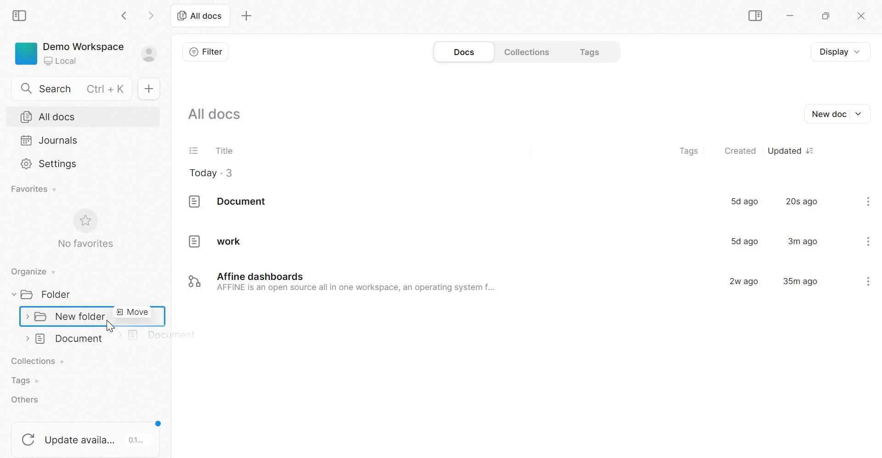 The width and height of the screenshot is (882, 458). I want to click on New tab, so click(246, 15).